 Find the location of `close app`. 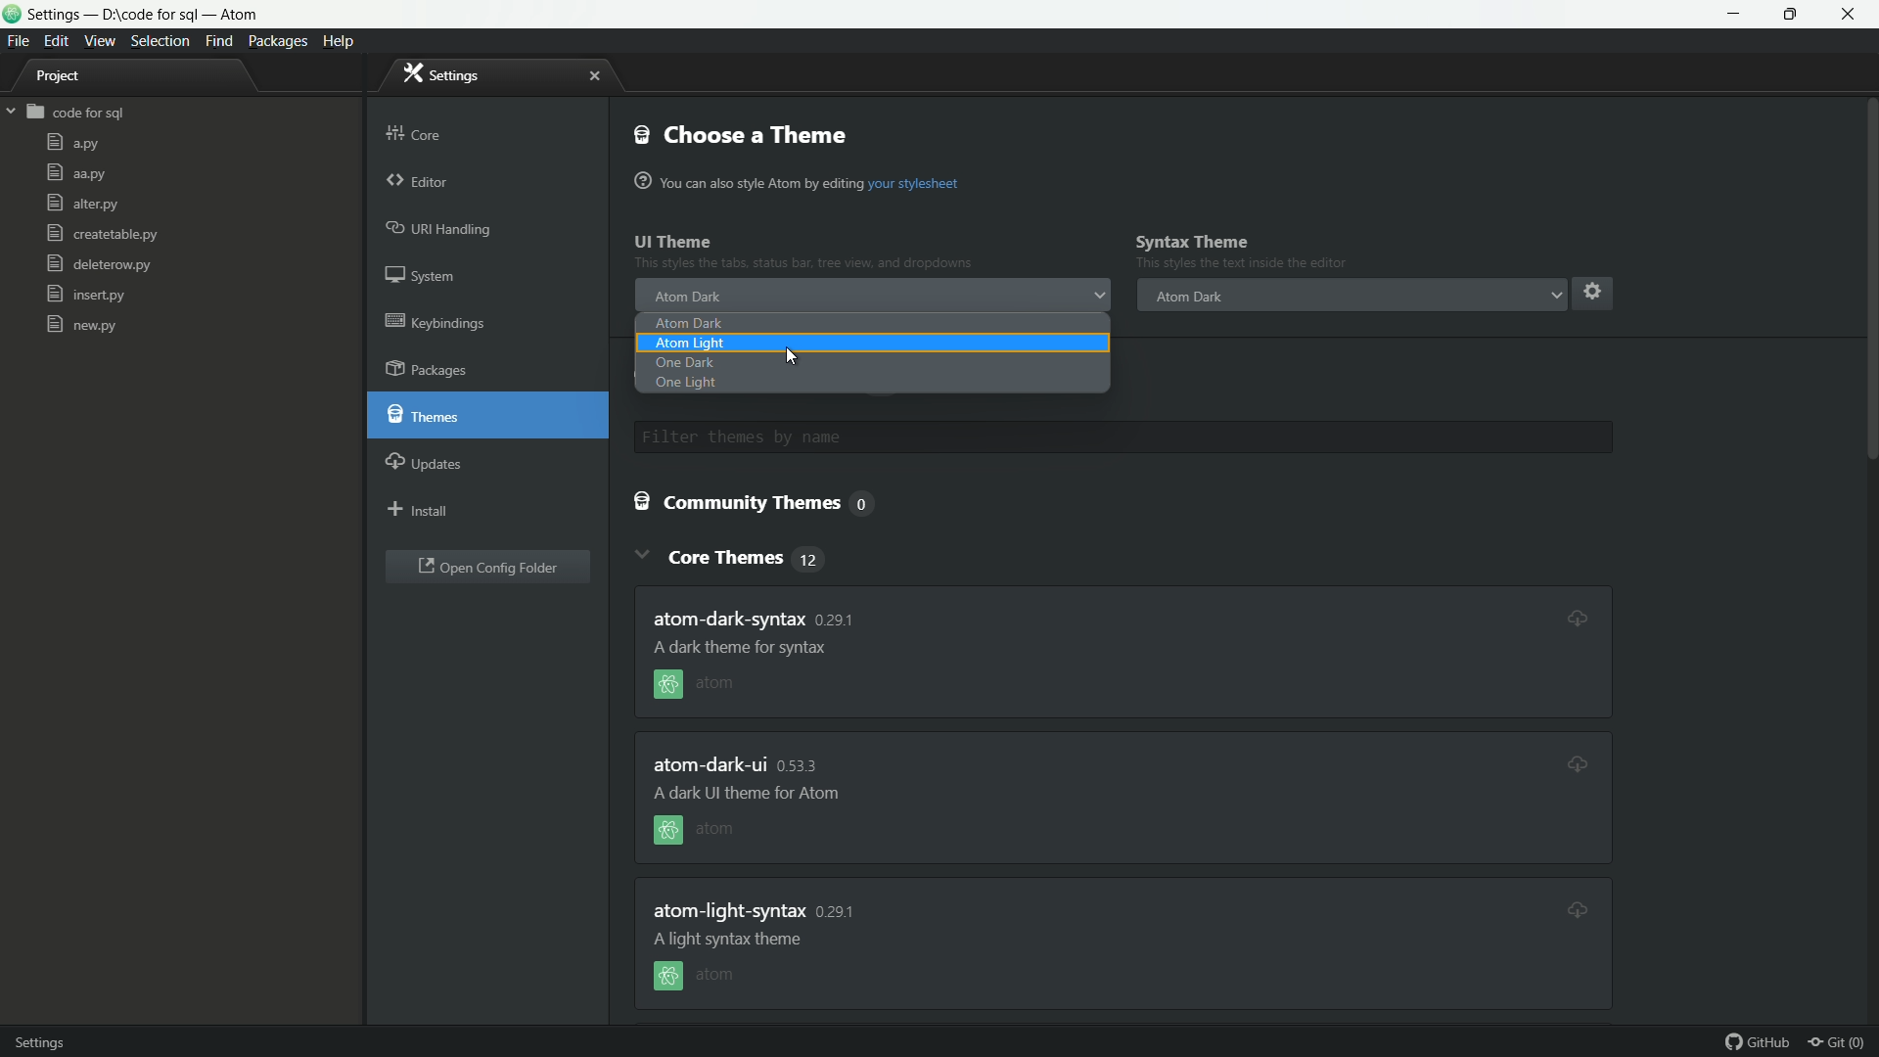

close app is located at coordinates (1855, 15).